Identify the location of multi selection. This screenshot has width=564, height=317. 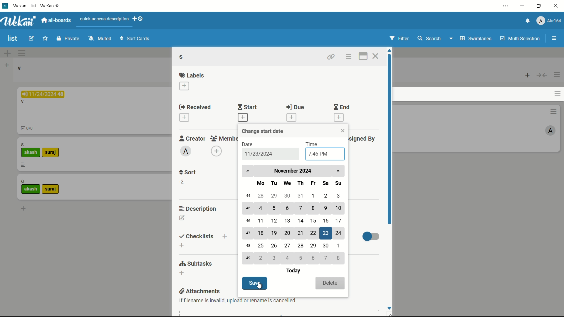
(521, 39).